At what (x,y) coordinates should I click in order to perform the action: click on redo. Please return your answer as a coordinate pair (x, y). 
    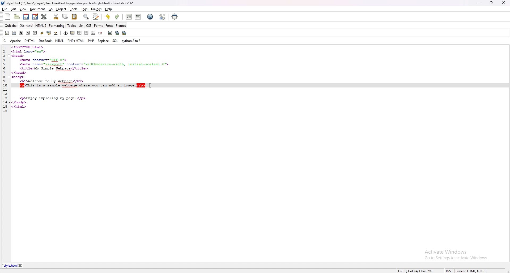
    Looking at the image, I should click on (117, 17).